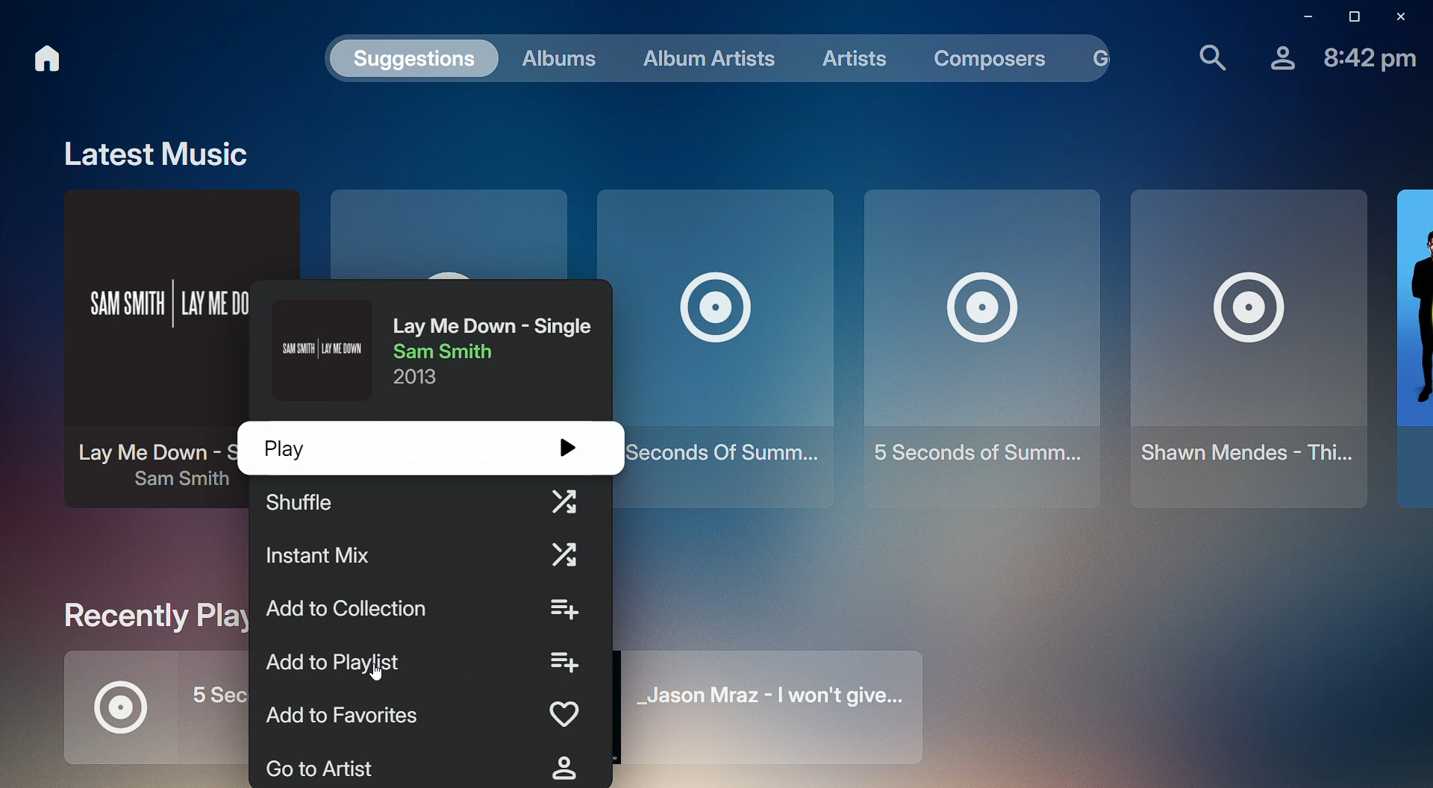 The height and width of the screenshot is (788, 1433). Describe the element at coordinates (428, 764) in the screenshot. I see `Go to Artist` at that location.